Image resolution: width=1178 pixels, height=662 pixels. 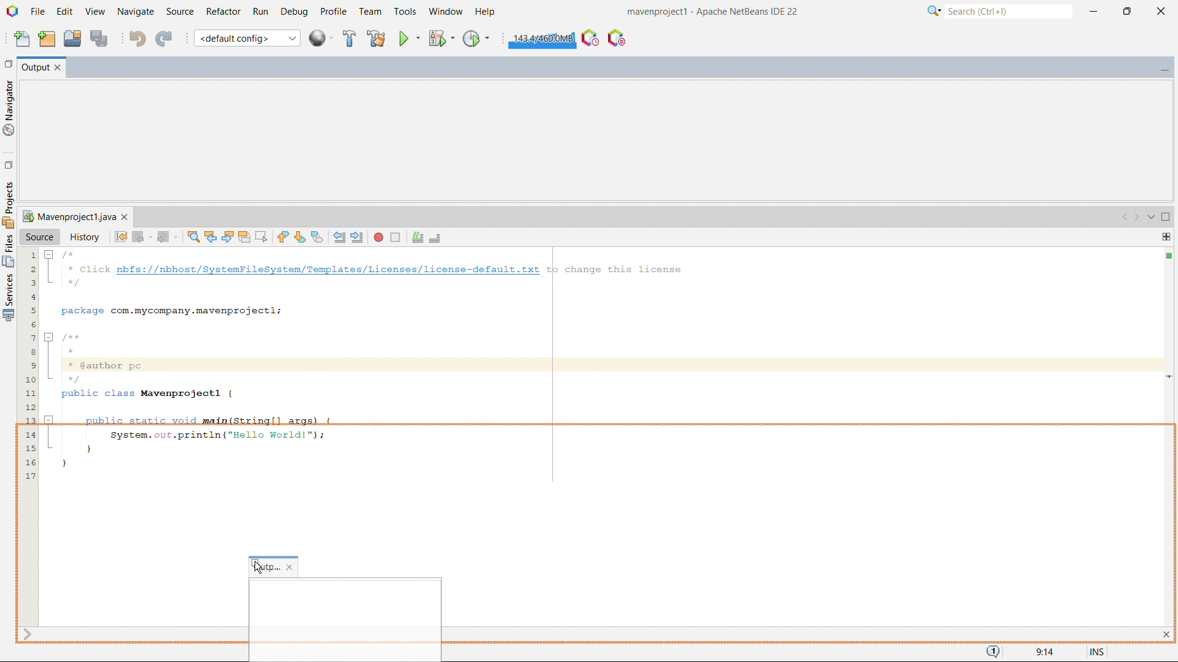 What do you see at coordinates (379, 237) in the screenshot?
I see `start macro recording ` at bounding box center [379, 237].